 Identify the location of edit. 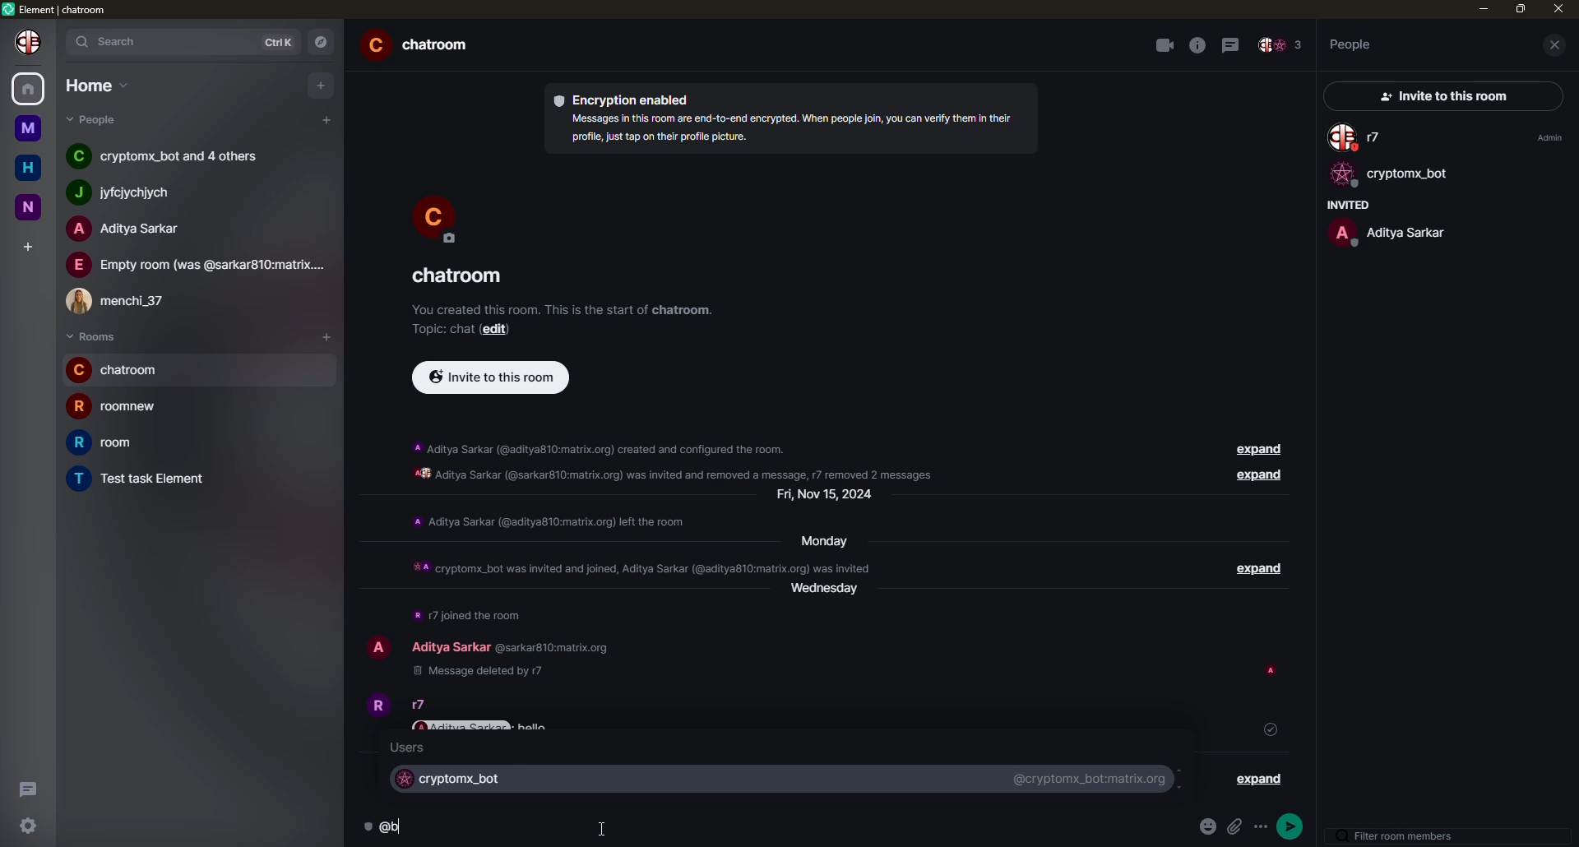
(494, 330).